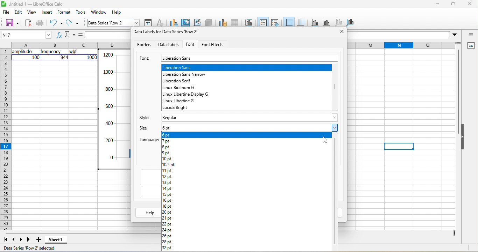 This screenshot has height=252, width=478. What do you see at coordinates (69, 35) in the screenshot?
I see `select function` at bounding box center [69, 35].